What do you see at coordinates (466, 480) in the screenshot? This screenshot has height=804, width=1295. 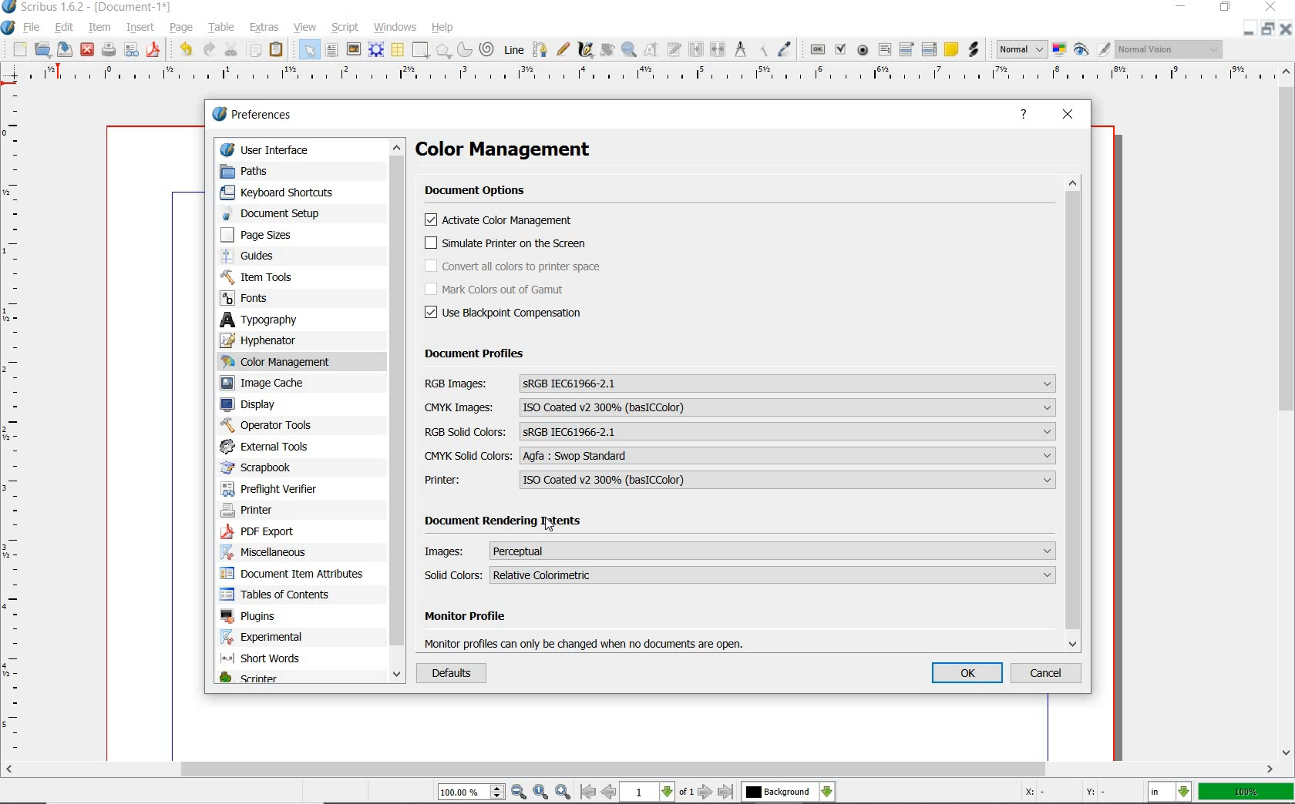 I see `PRINTER` at bounding box center [466, 480].